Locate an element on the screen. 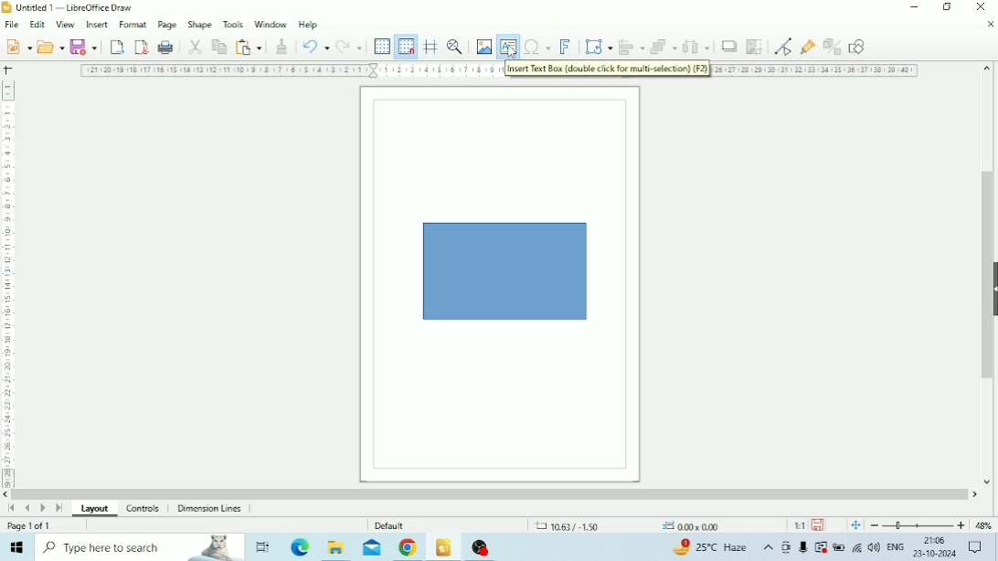 The width and height of the screenshot is (998, 561). Cut is located at coordinates (196, 47).